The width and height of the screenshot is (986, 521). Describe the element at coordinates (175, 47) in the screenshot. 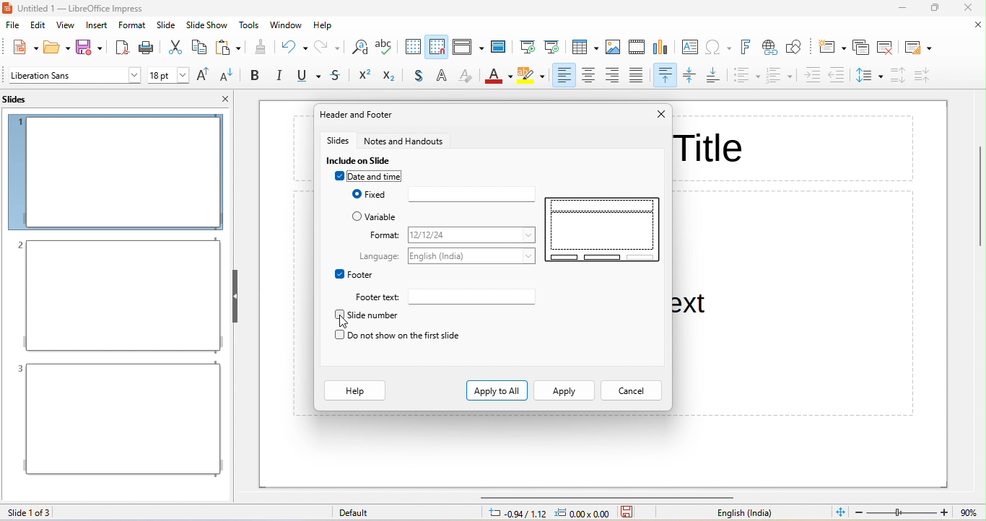

I see `cut` at that location.